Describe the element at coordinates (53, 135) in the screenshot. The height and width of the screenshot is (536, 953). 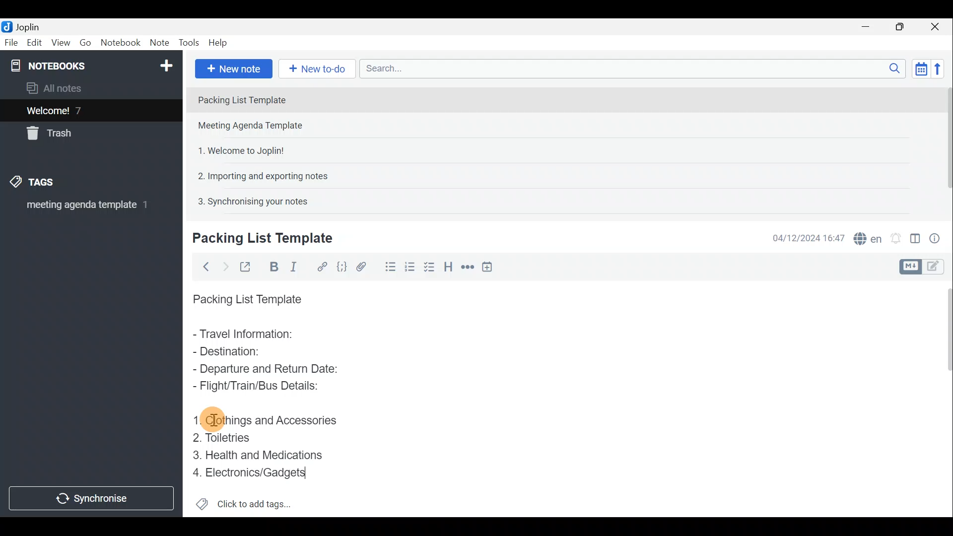
I see `Trash` at that location.